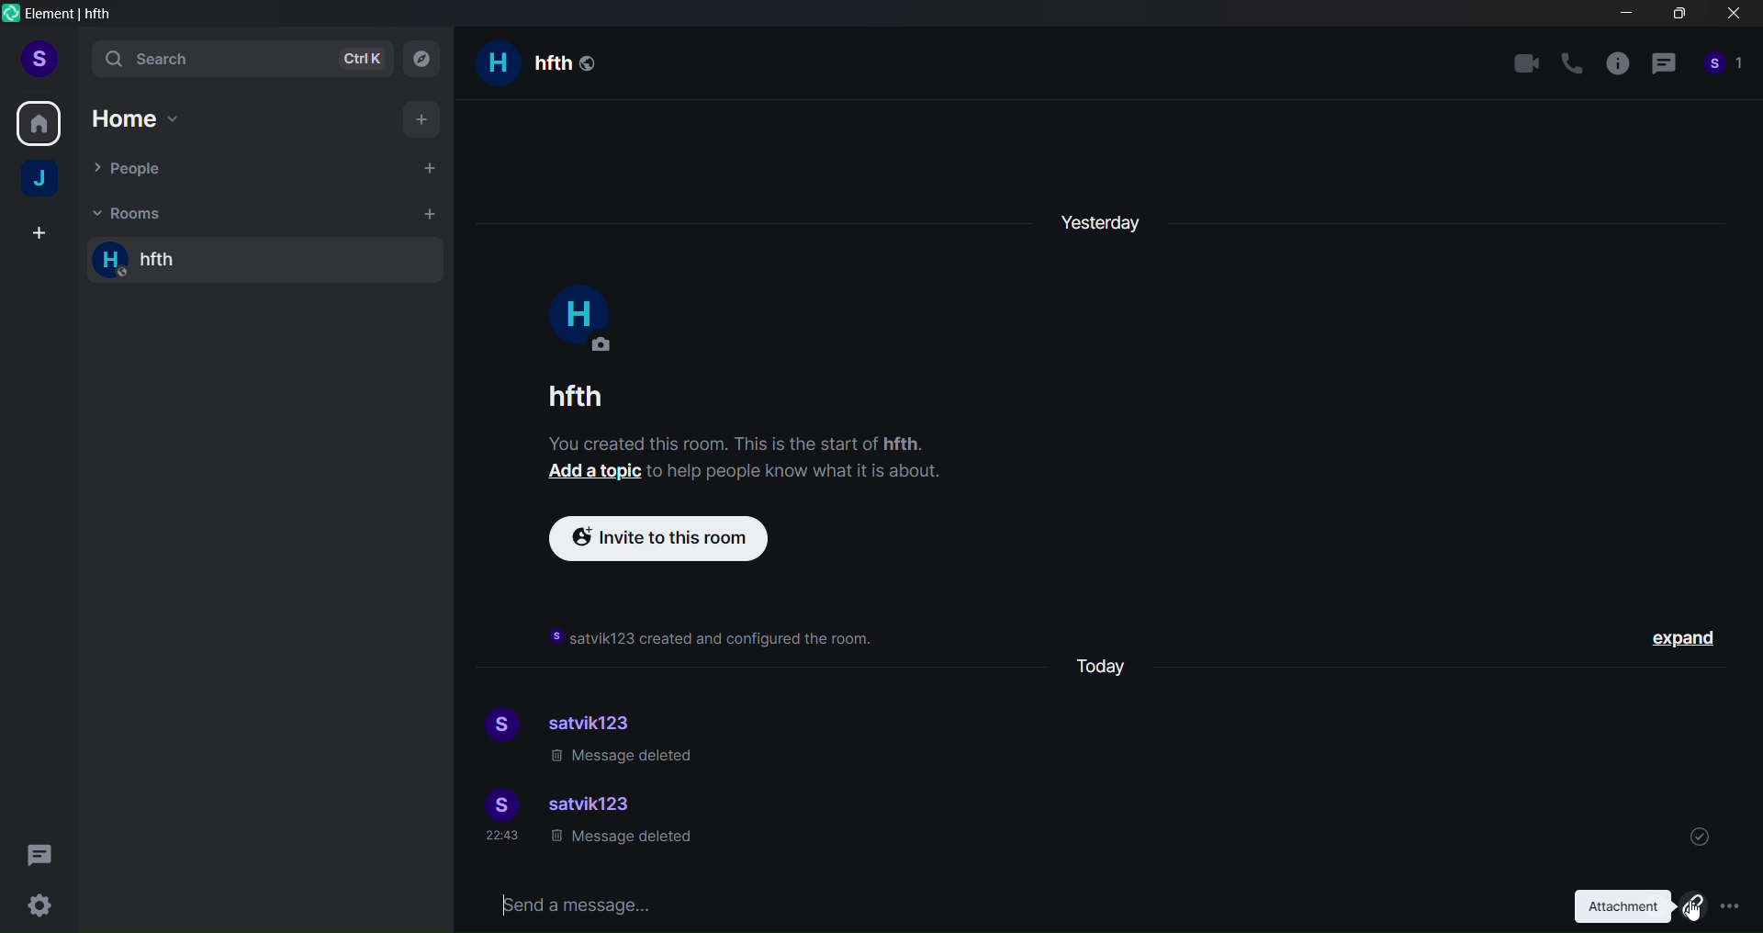 This screenshot has height=933, width=1763. What do you see at coordinates (620, 841) in the screenshot?
I see `message deleted` at bounding box center [620, 841].